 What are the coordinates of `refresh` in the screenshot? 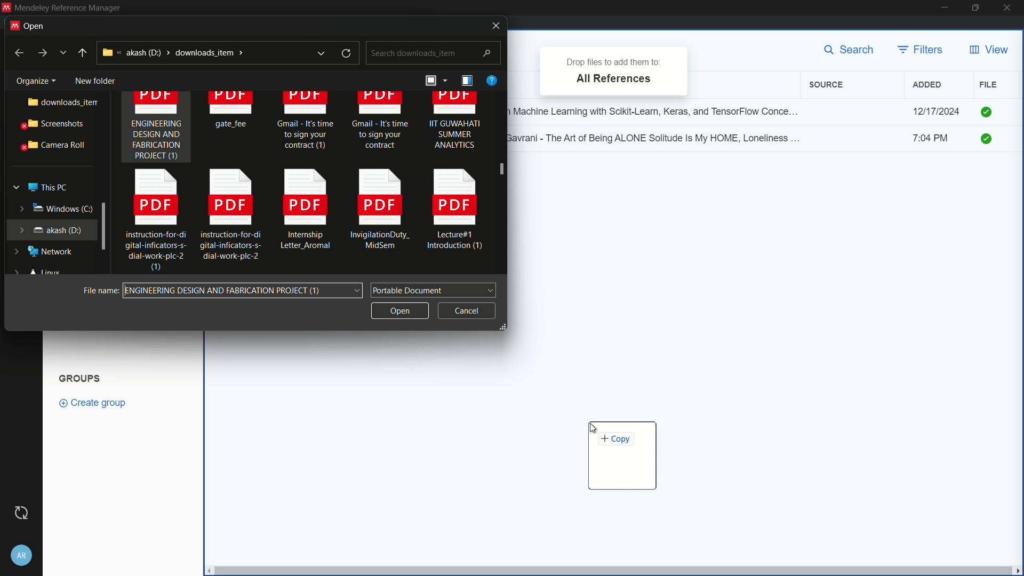 It's located at (348, 53).